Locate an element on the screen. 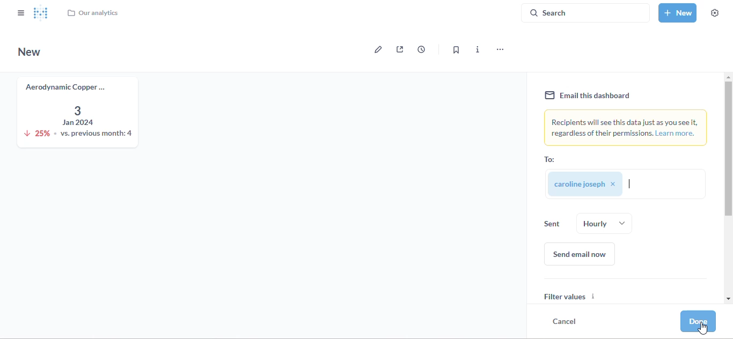 The height and width of the screenshot is (339, 733). close sidebar is located at coordinates (21, 12).